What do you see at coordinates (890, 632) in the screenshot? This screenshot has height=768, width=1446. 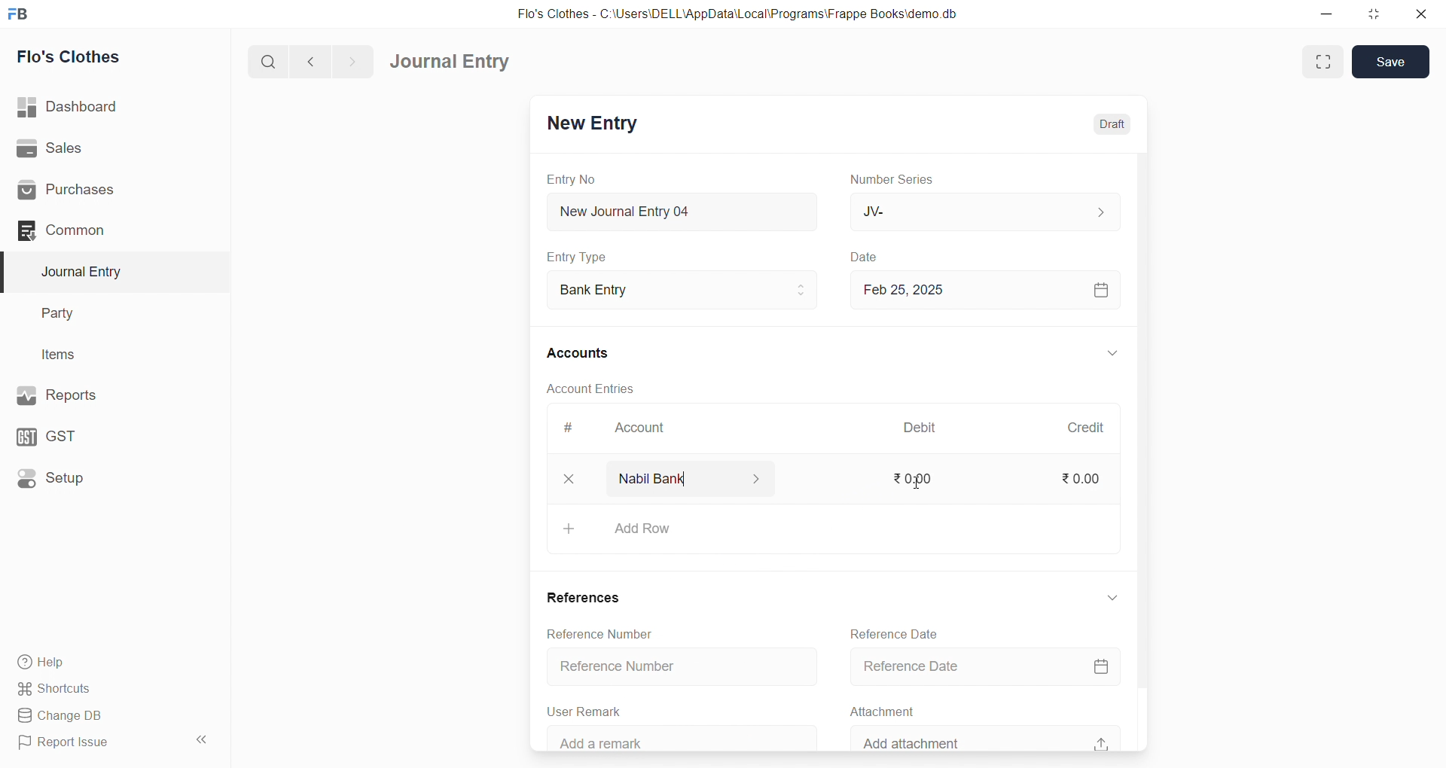 I see `Reference Date` at bounding box center [890, 632].